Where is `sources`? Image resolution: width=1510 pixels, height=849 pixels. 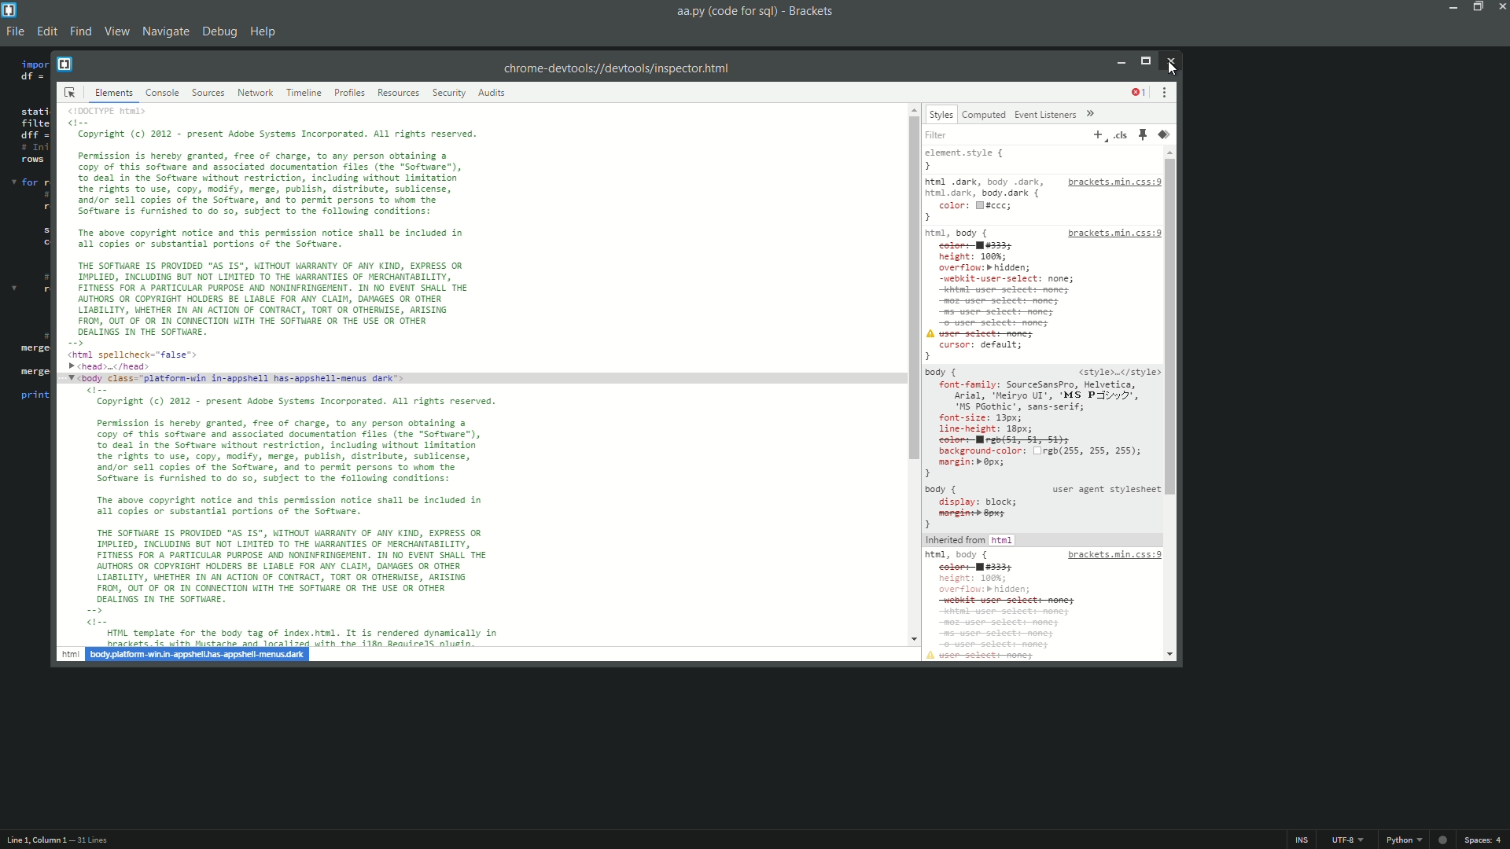 sources is located at coordinates (208, 93).